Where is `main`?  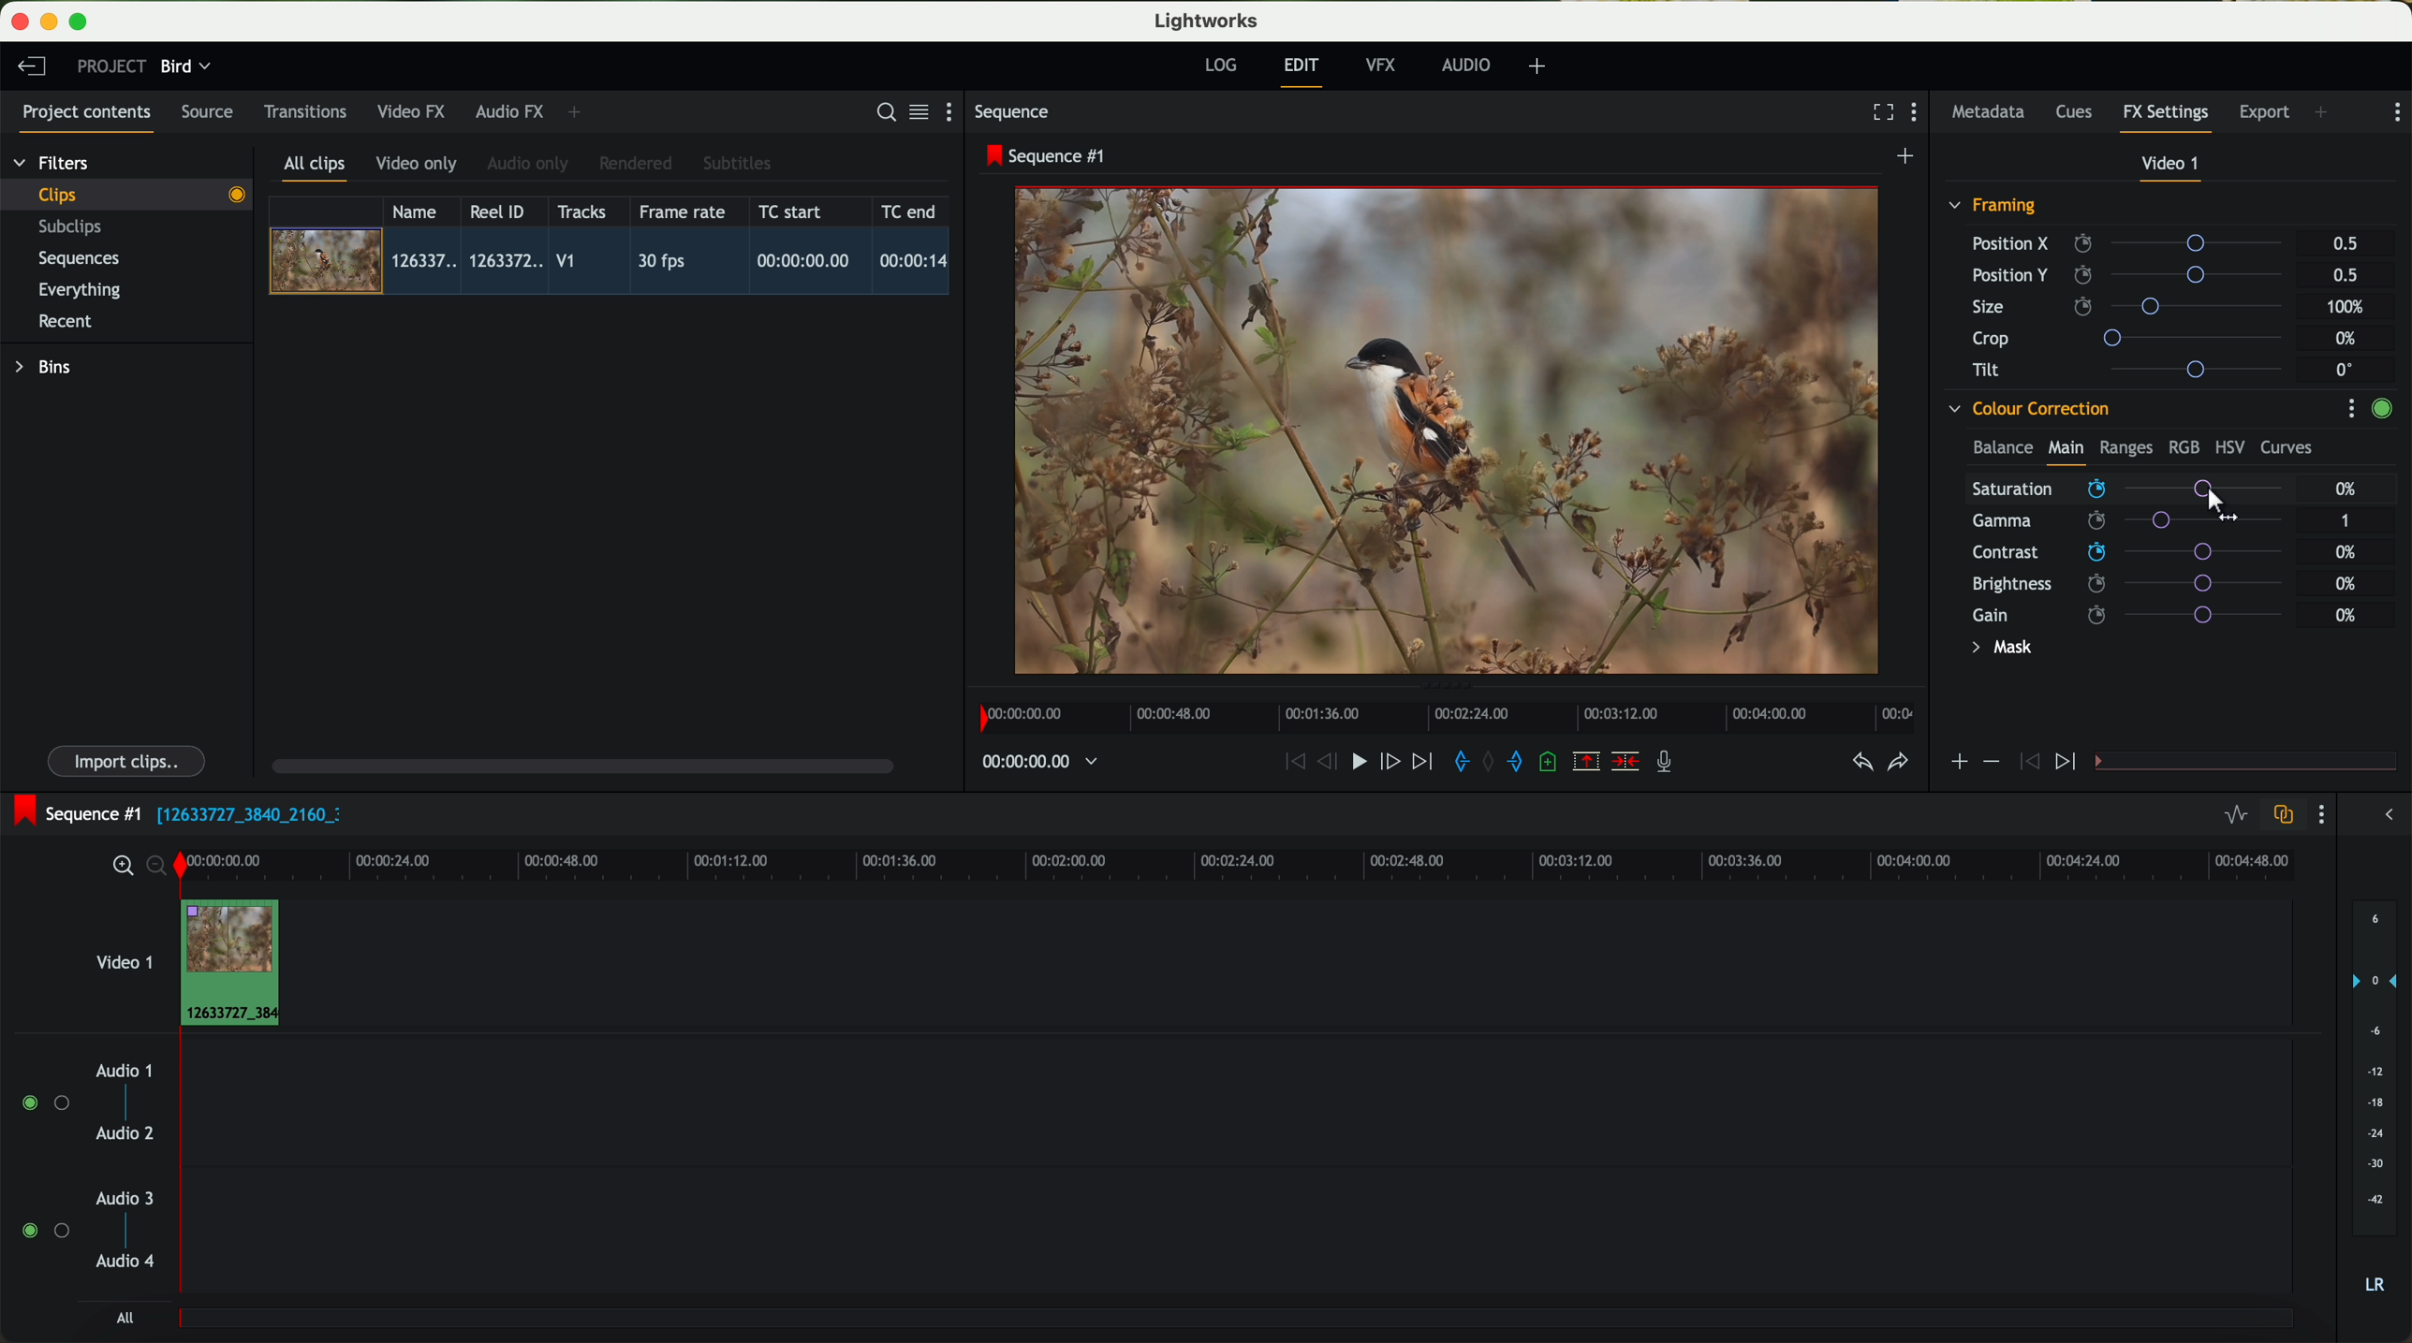
main is located at coordinates (2066, 451).